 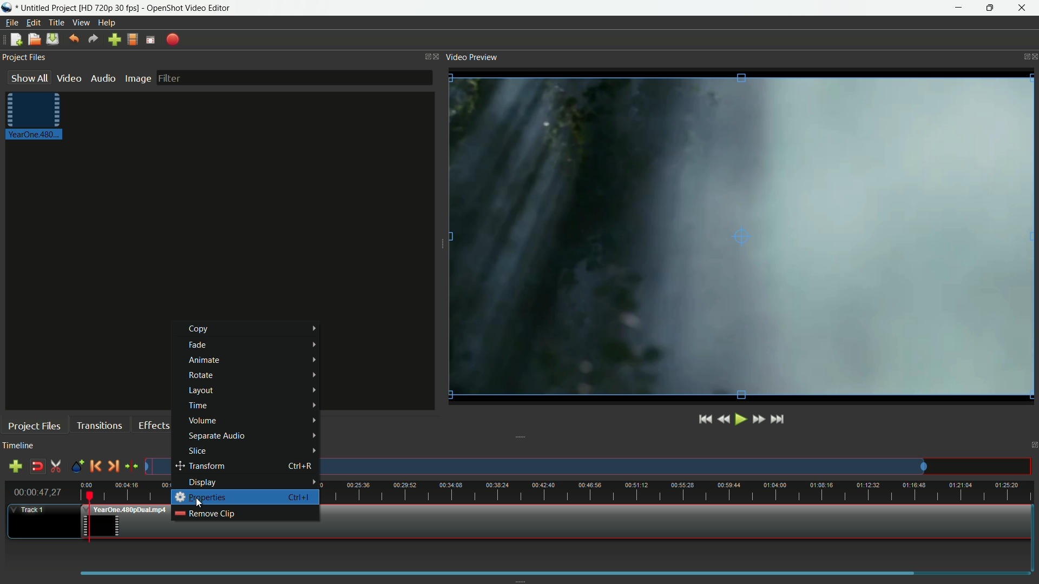 I want to click on import file, so click(x=113, y=40).